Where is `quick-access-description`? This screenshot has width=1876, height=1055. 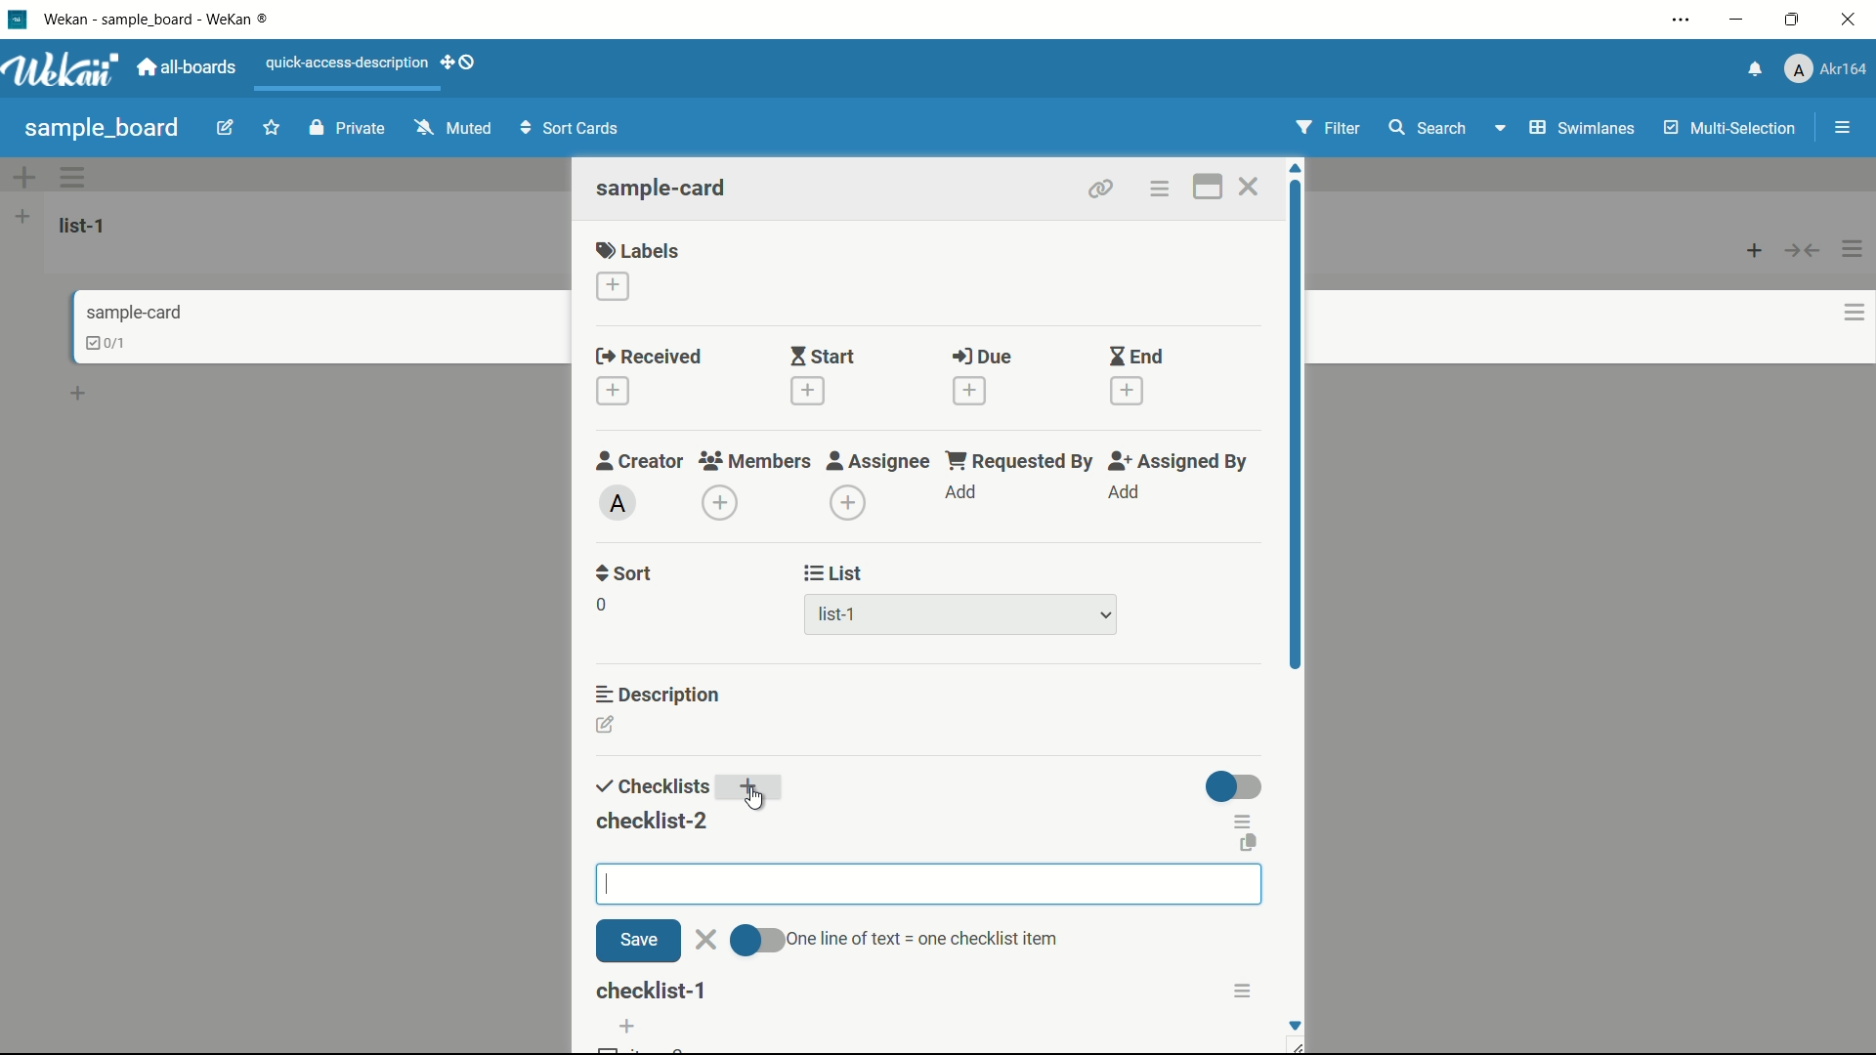 quick-access-description is located at coordinates (348, 63).